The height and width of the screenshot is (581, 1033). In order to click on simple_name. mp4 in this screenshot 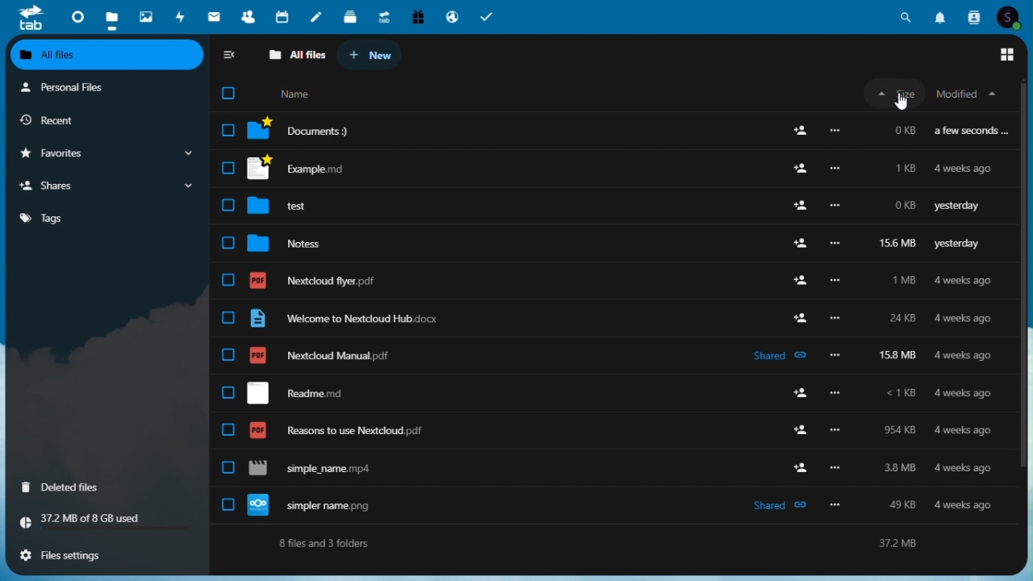, I will do `click(602, 470)`.